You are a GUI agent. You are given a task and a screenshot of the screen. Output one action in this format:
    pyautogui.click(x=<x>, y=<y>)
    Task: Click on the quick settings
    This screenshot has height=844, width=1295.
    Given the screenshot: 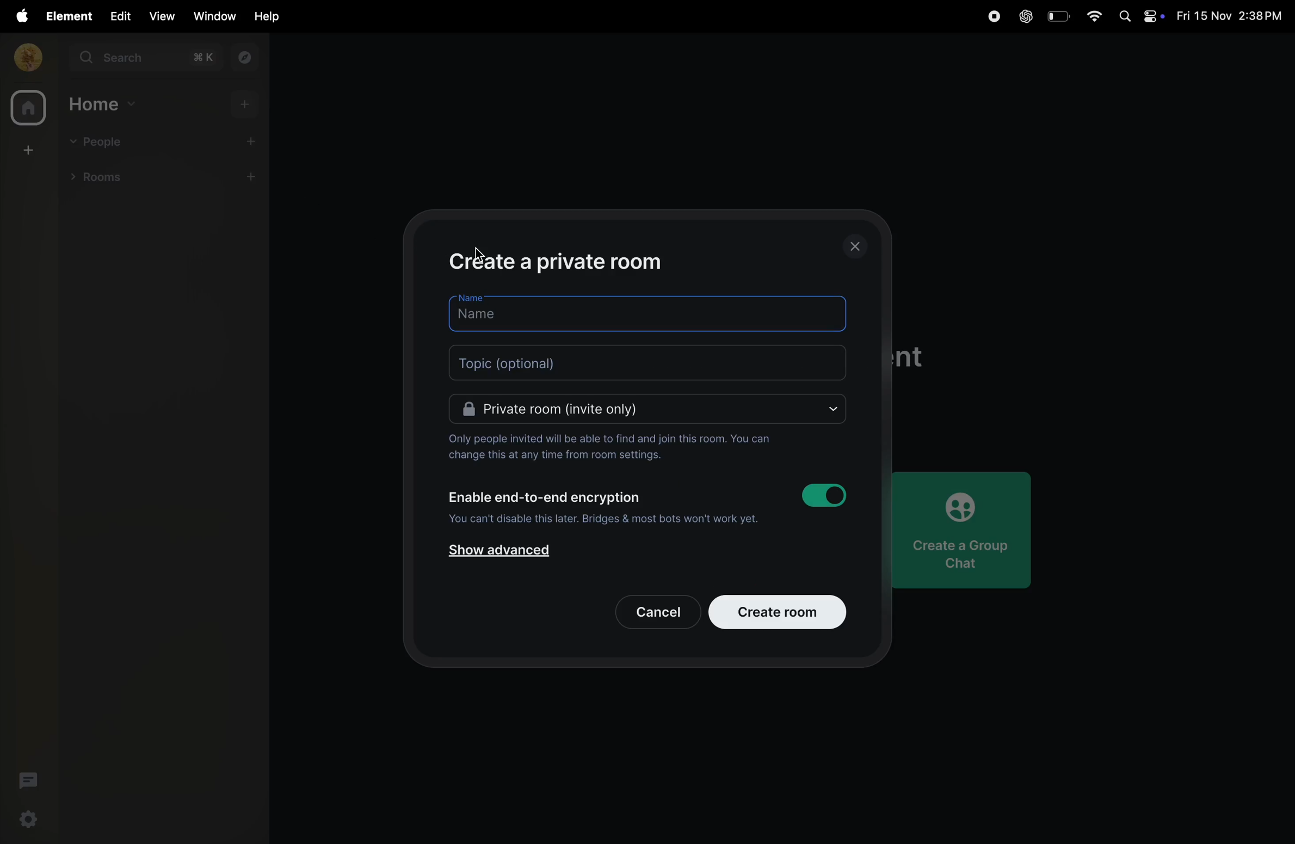 What is the action you would take?
    pyautogui.click(x=24, y=821)
    